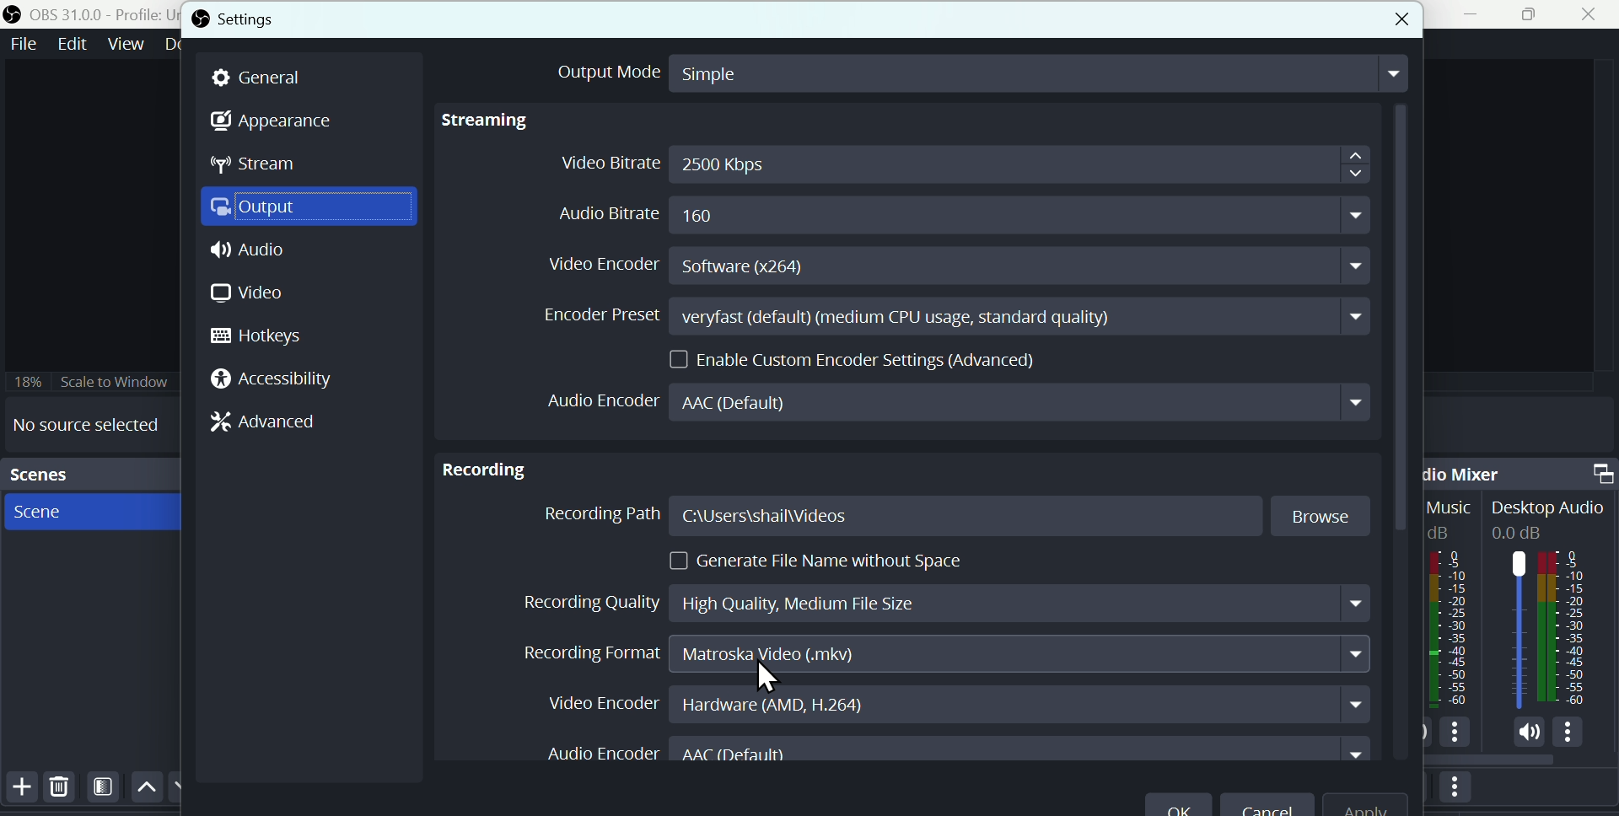  Describe the element at coordinates (478, 471) in the screenshot. I see `Recording` at that location.